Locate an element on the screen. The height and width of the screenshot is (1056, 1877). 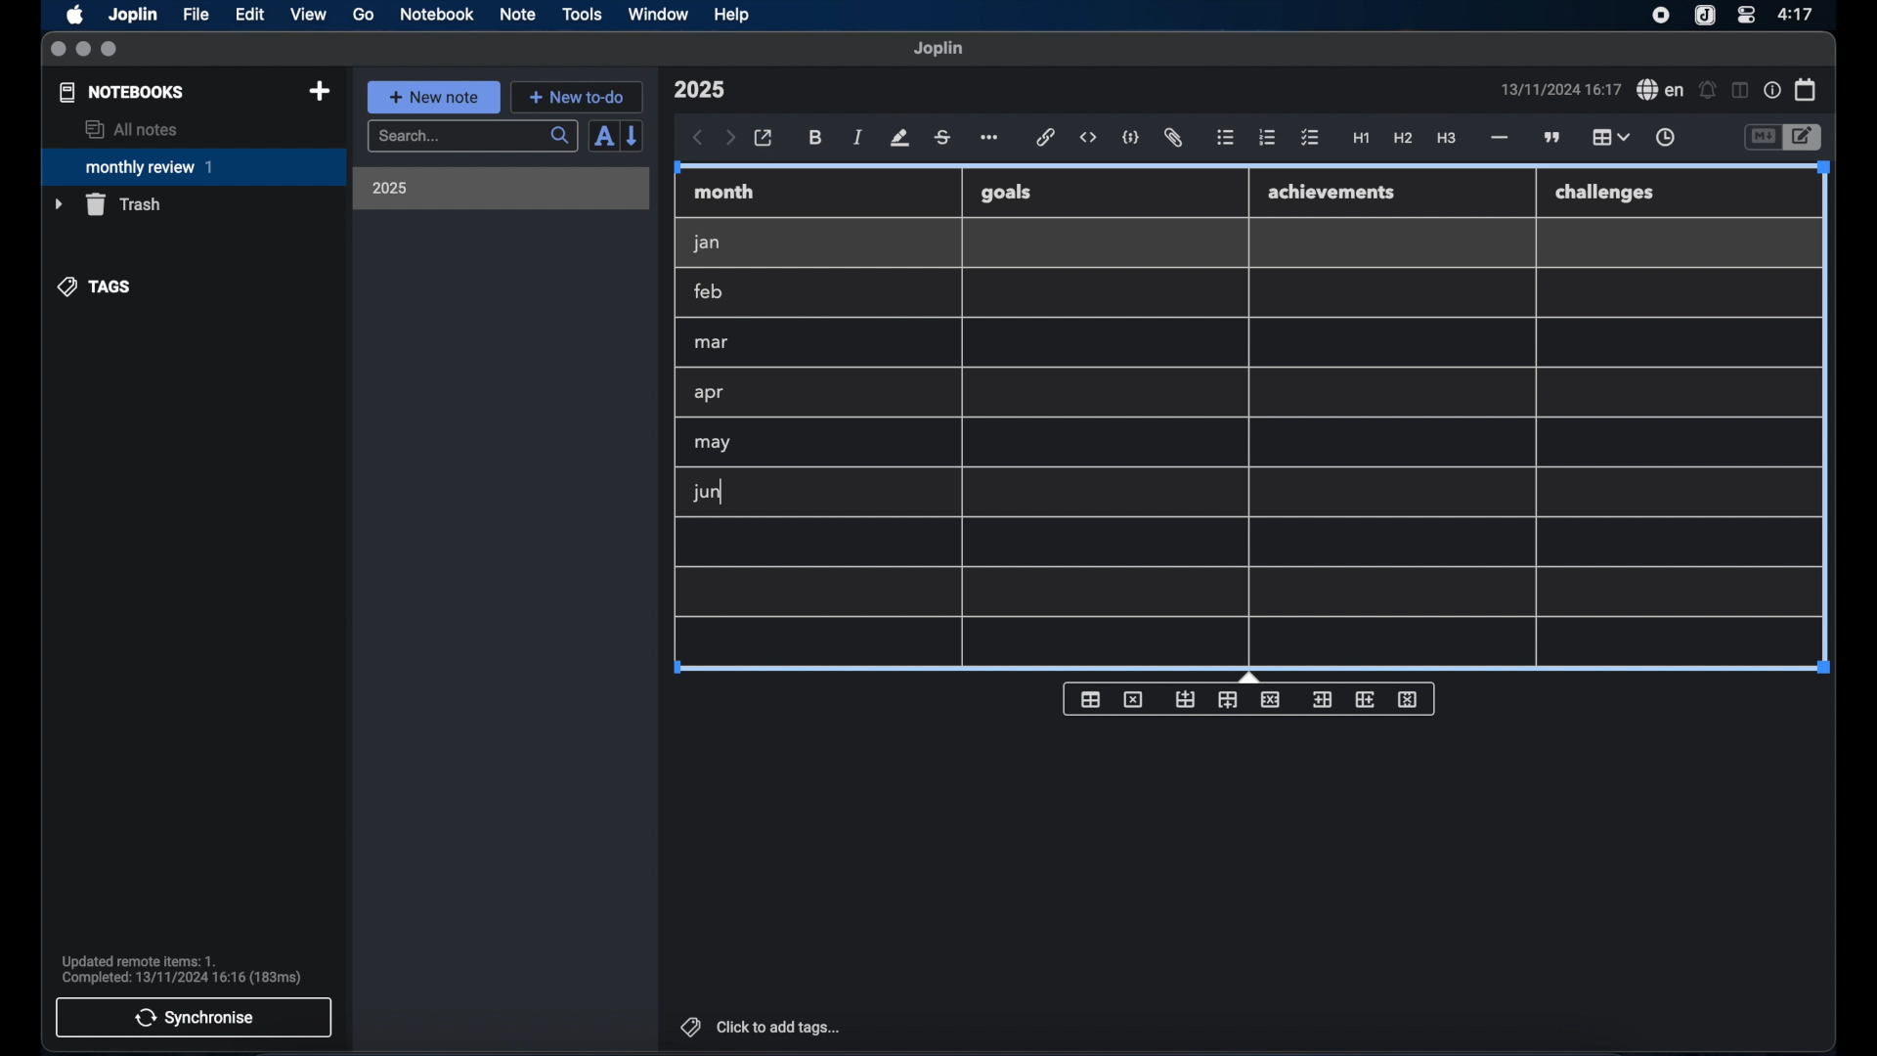
insert row after is located at coordinates (1228, 700).